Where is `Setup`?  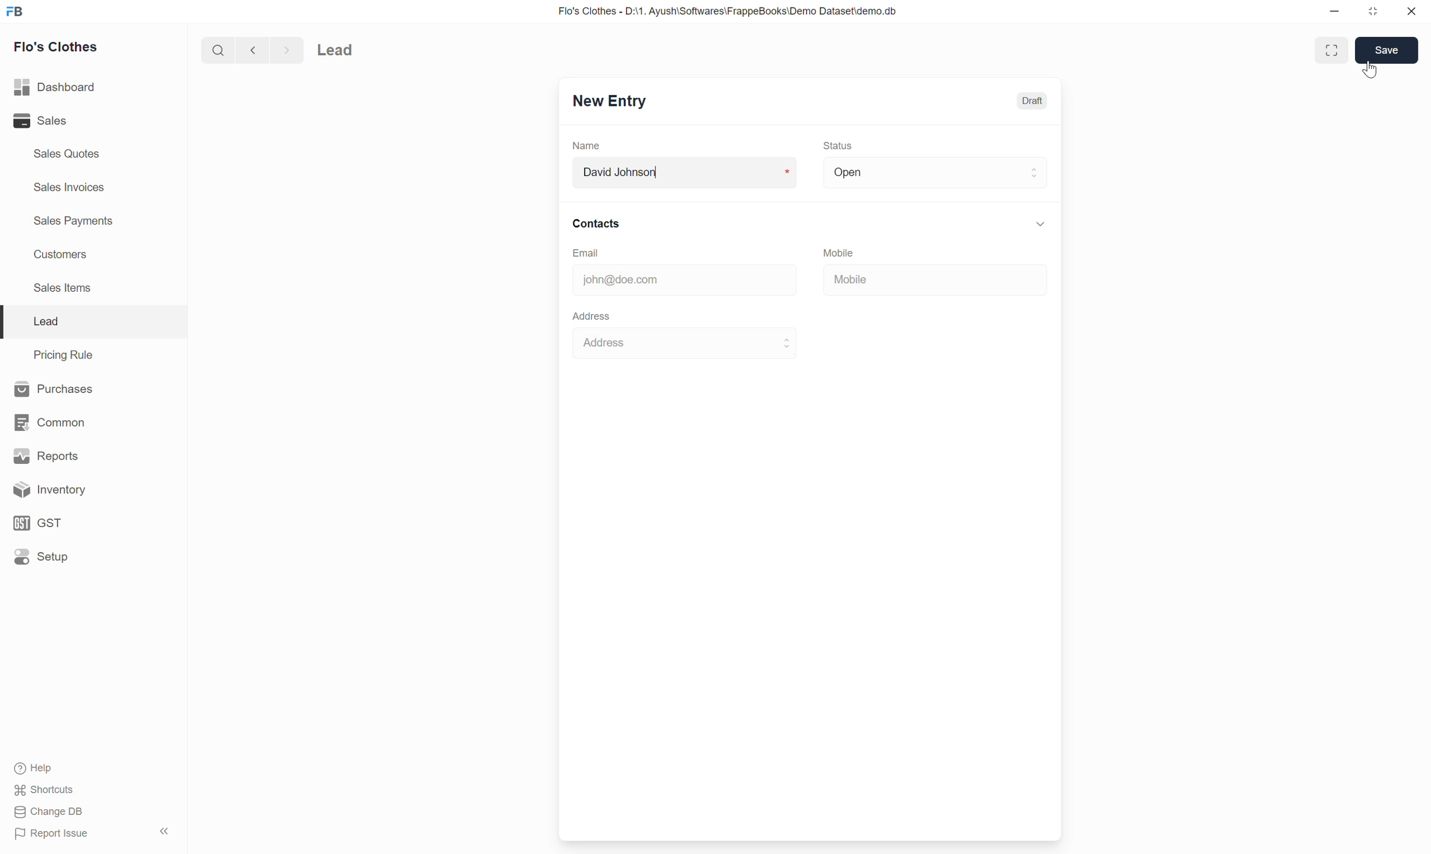 Setup is located at coordinates (41, 557).